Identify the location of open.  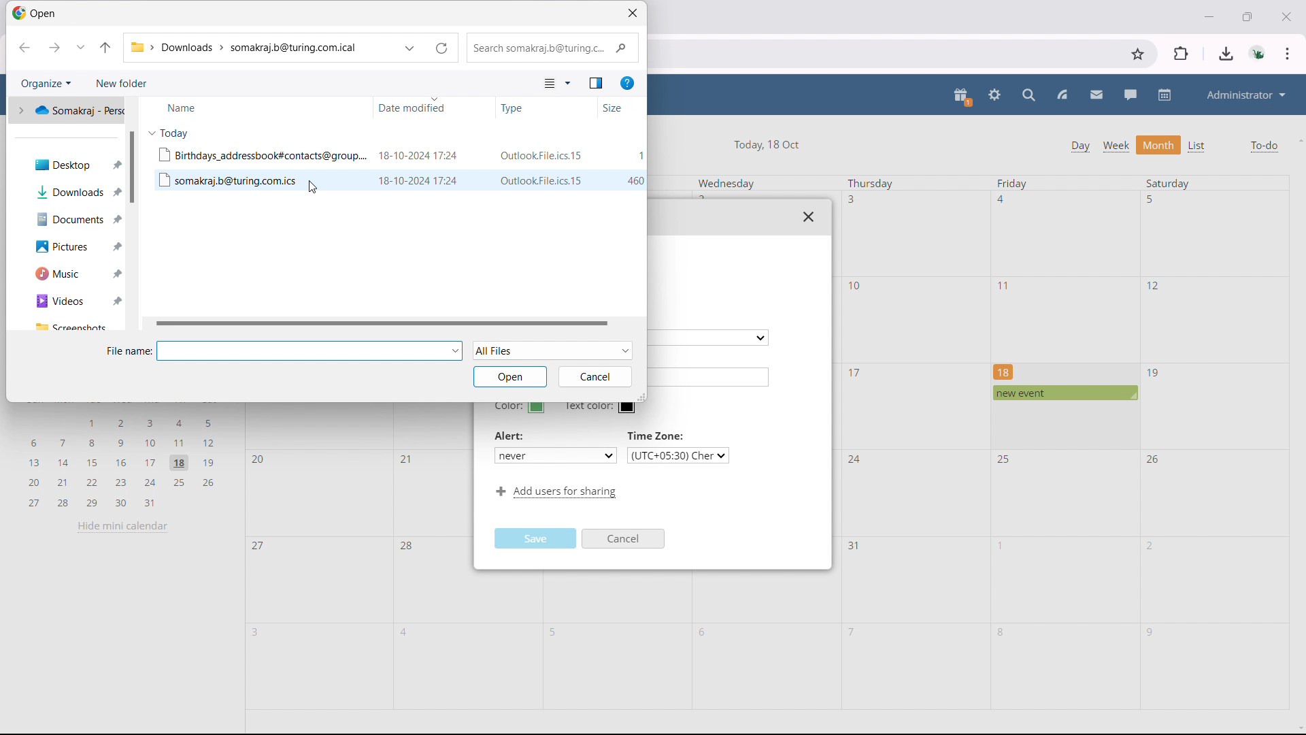
(509, 376).